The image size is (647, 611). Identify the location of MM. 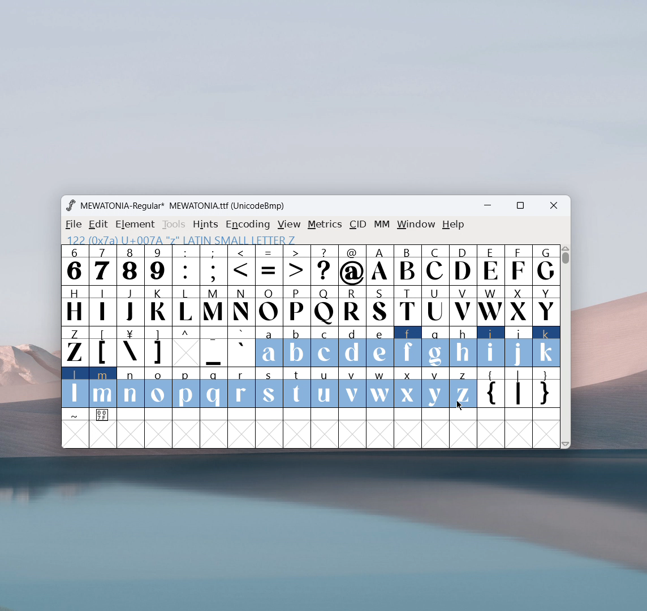
(382, 225).